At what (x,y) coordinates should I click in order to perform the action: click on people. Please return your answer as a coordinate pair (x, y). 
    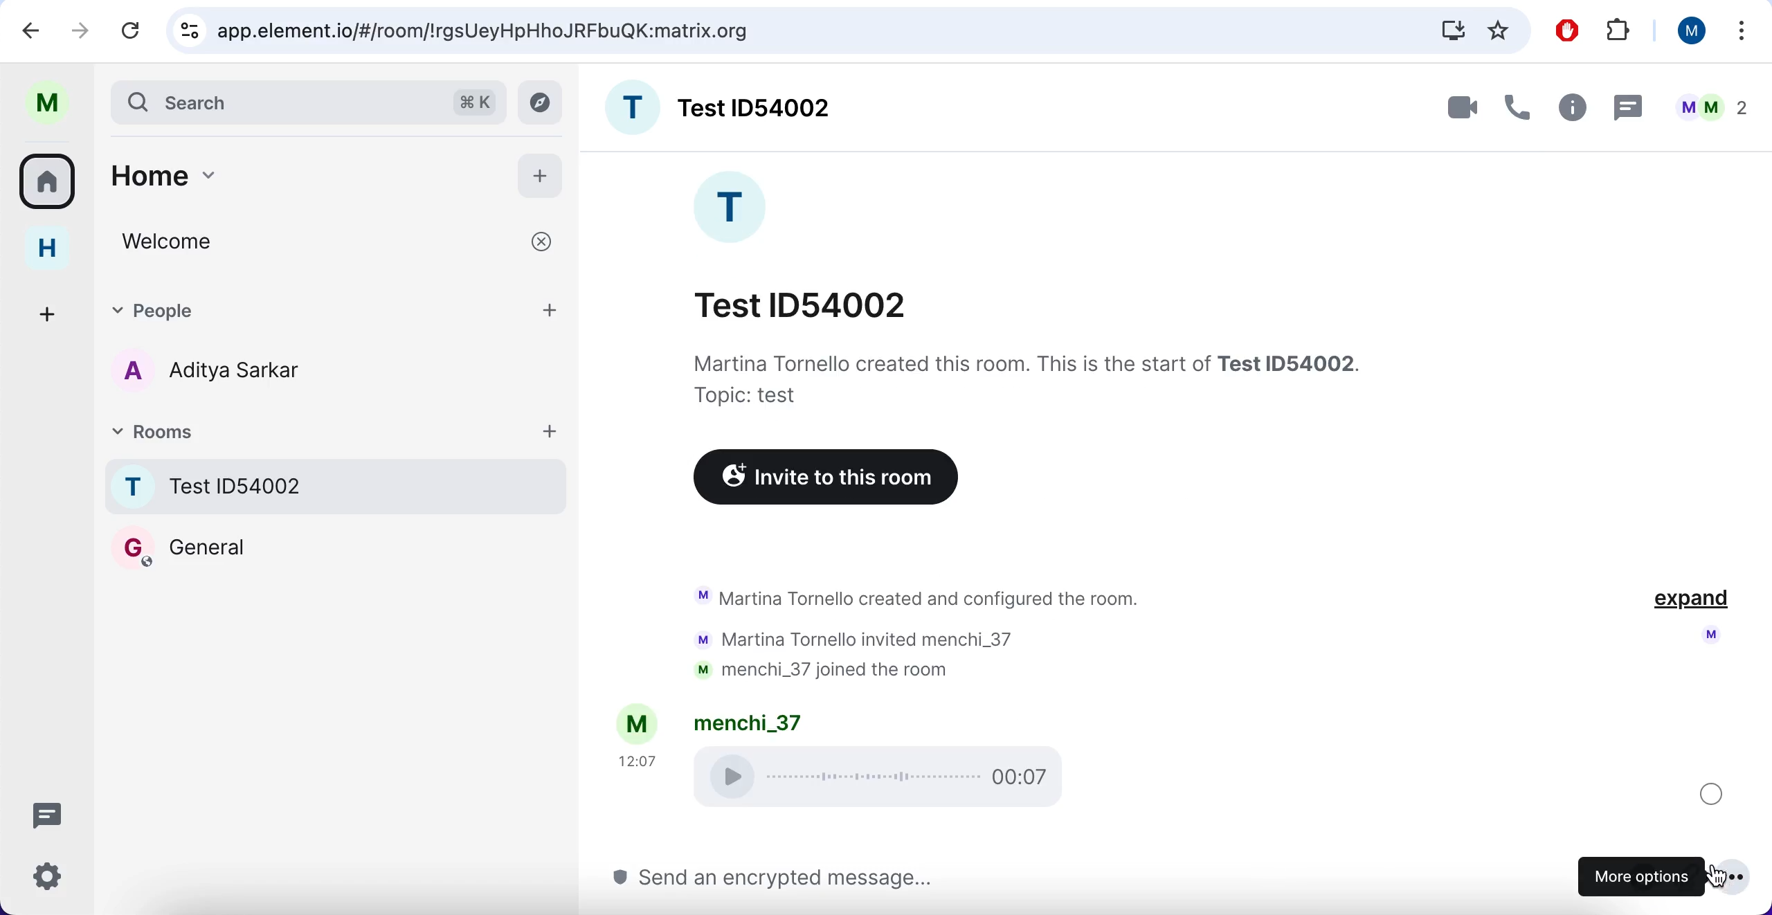
    Looking at the image, I should click on (1708, 103).